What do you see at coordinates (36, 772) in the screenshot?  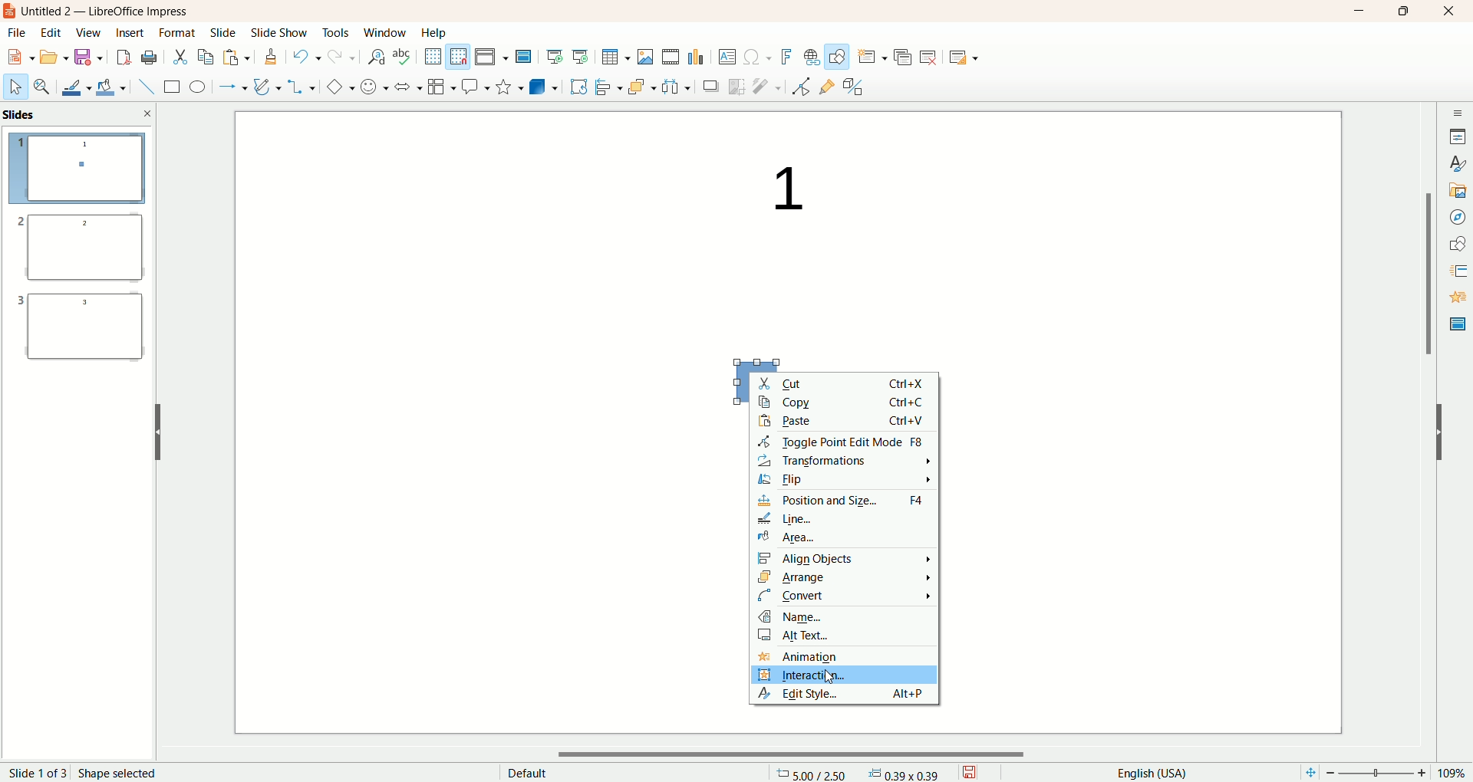 I see `page number` at bounding box center [36, 772].